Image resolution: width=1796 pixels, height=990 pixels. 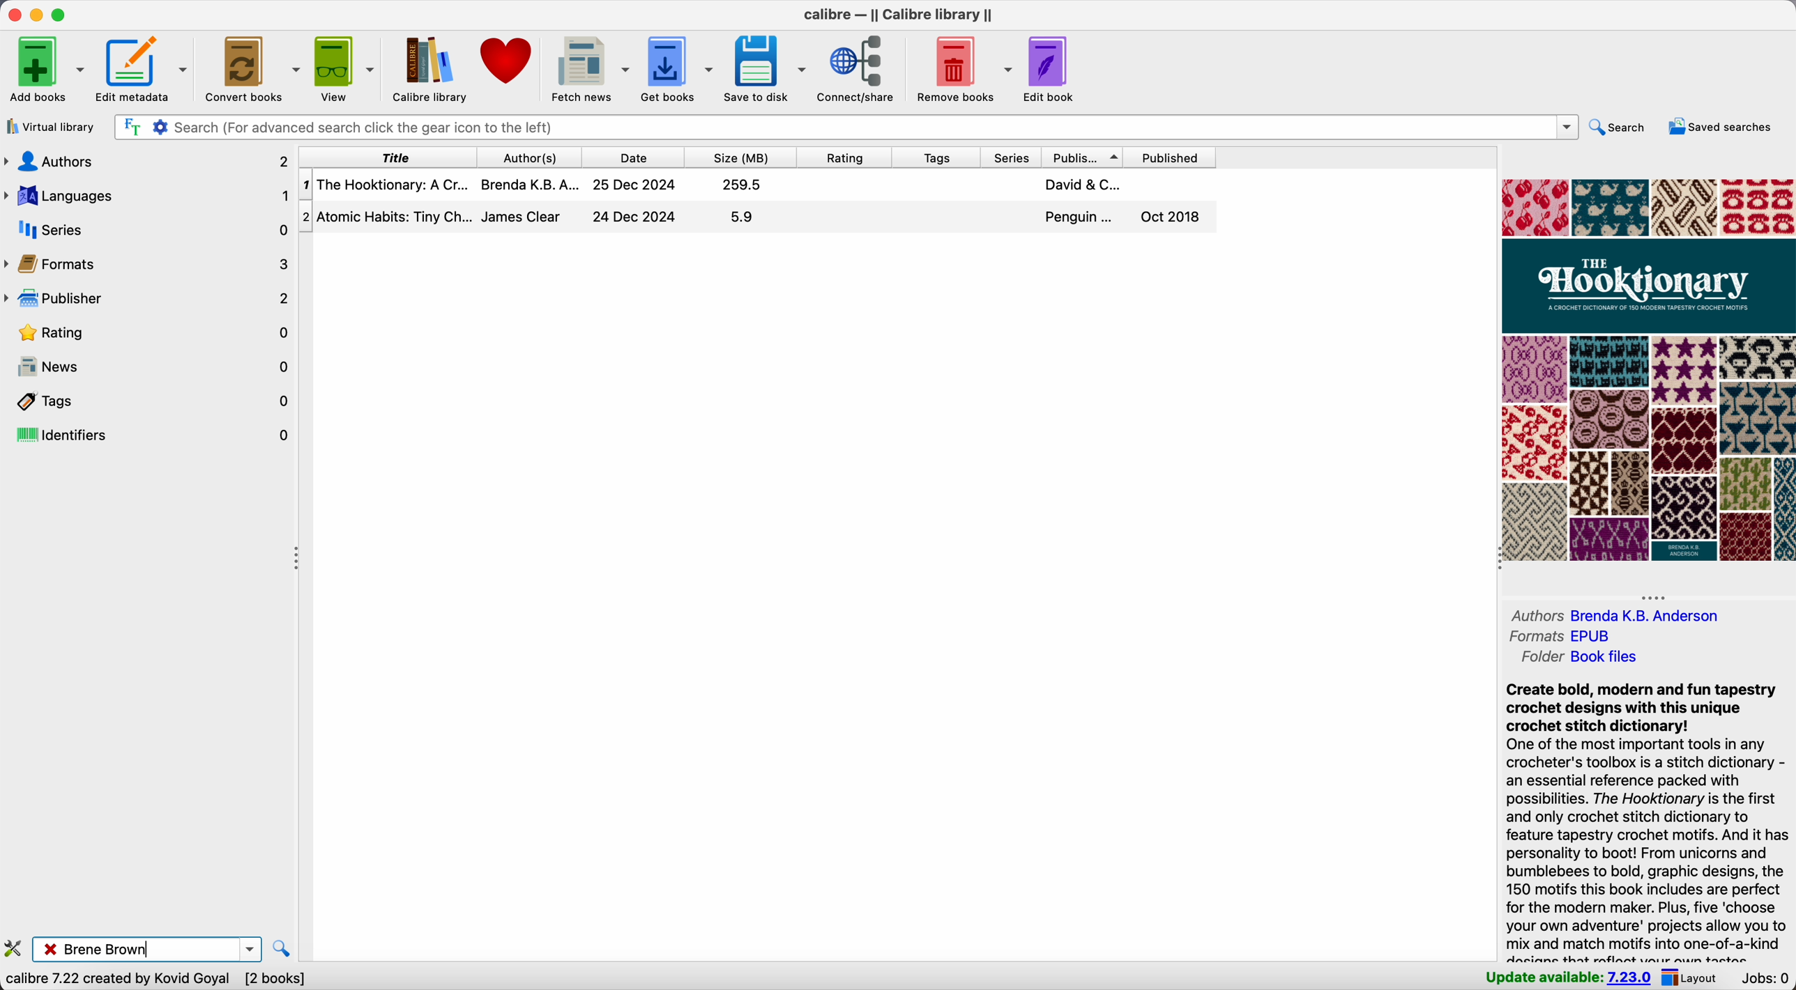 I want to click on Jobs: 0, so click(x=1766, y=978).